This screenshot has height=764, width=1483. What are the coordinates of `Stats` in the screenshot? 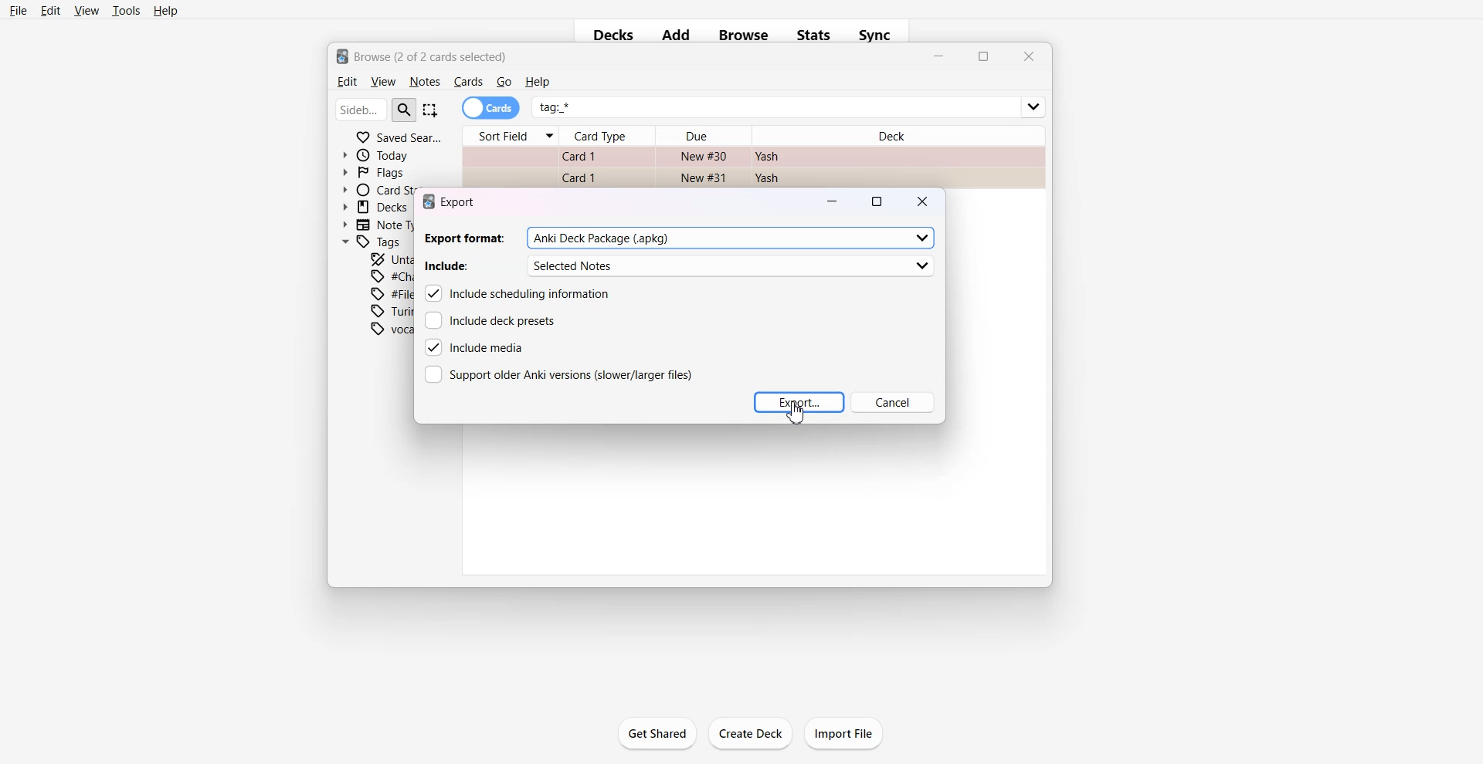 It's located at (816, 35).